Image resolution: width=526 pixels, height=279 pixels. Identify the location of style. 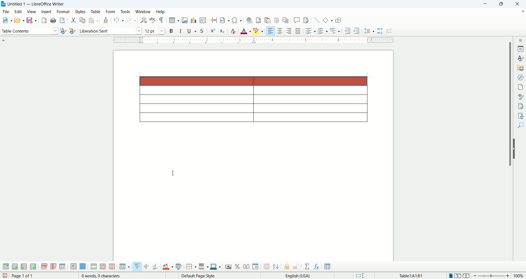
(520, 58).